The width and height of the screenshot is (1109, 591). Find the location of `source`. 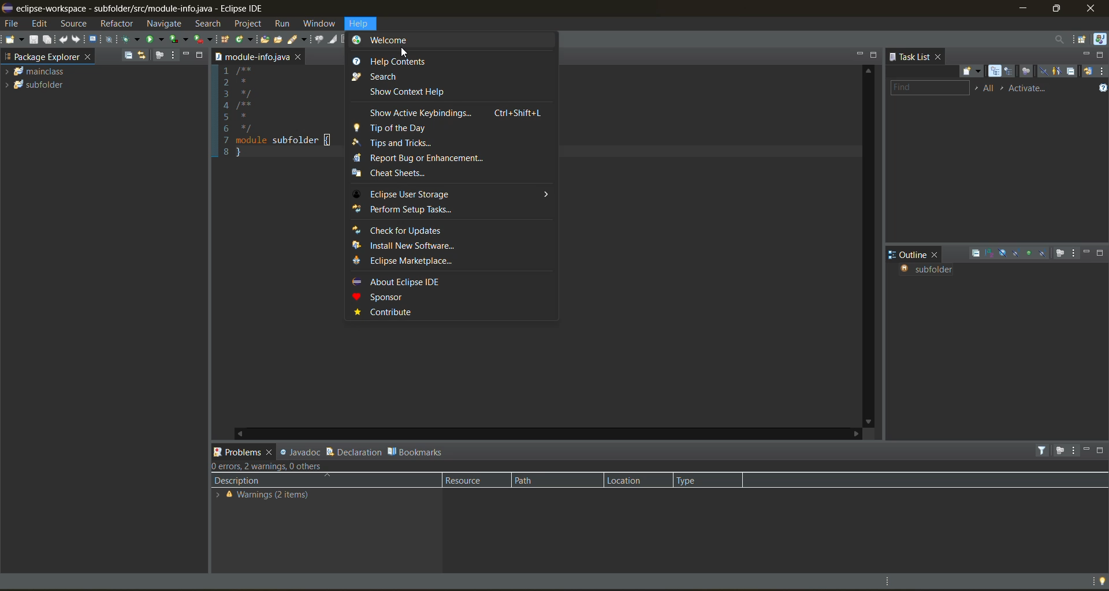

source is located at coordinates (77, 24).